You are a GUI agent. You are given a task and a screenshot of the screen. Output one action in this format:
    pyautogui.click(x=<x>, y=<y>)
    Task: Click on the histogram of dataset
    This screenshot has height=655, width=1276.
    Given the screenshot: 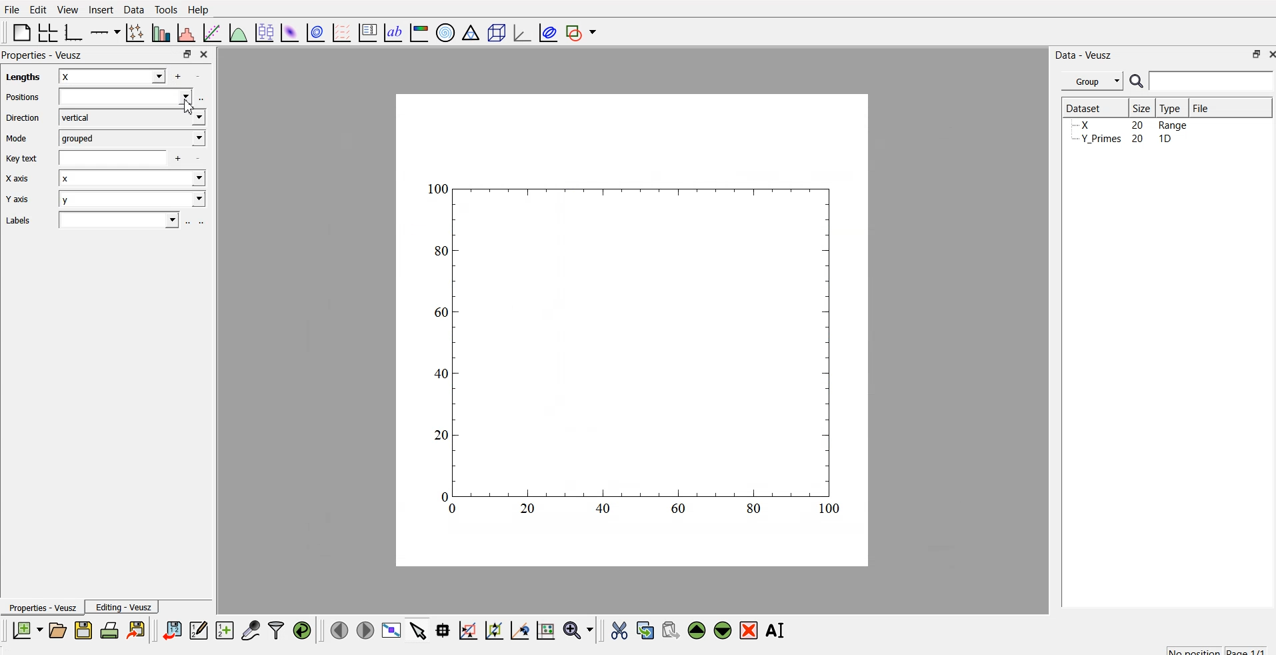 What is the action you would take?
    pyautogui.click(x=185, y=33)
    